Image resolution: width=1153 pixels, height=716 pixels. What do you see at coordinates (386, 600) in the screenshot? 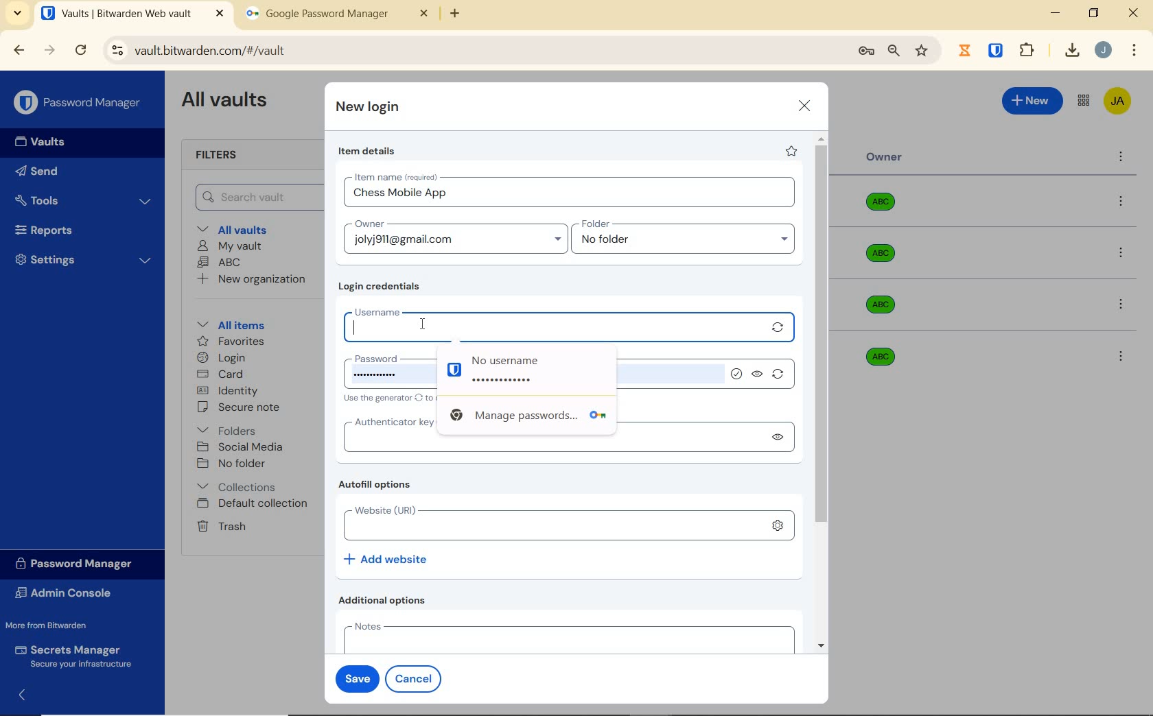
I see `dditional options` at bounding box center [386, 600].